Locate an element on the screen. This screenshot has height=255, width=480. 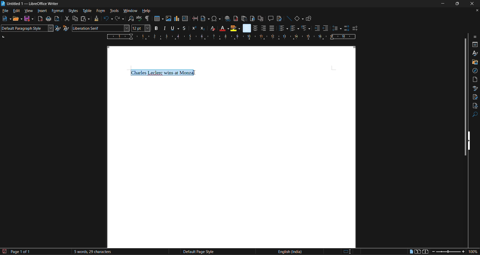
manage changes is located at coordinates (475, 97).